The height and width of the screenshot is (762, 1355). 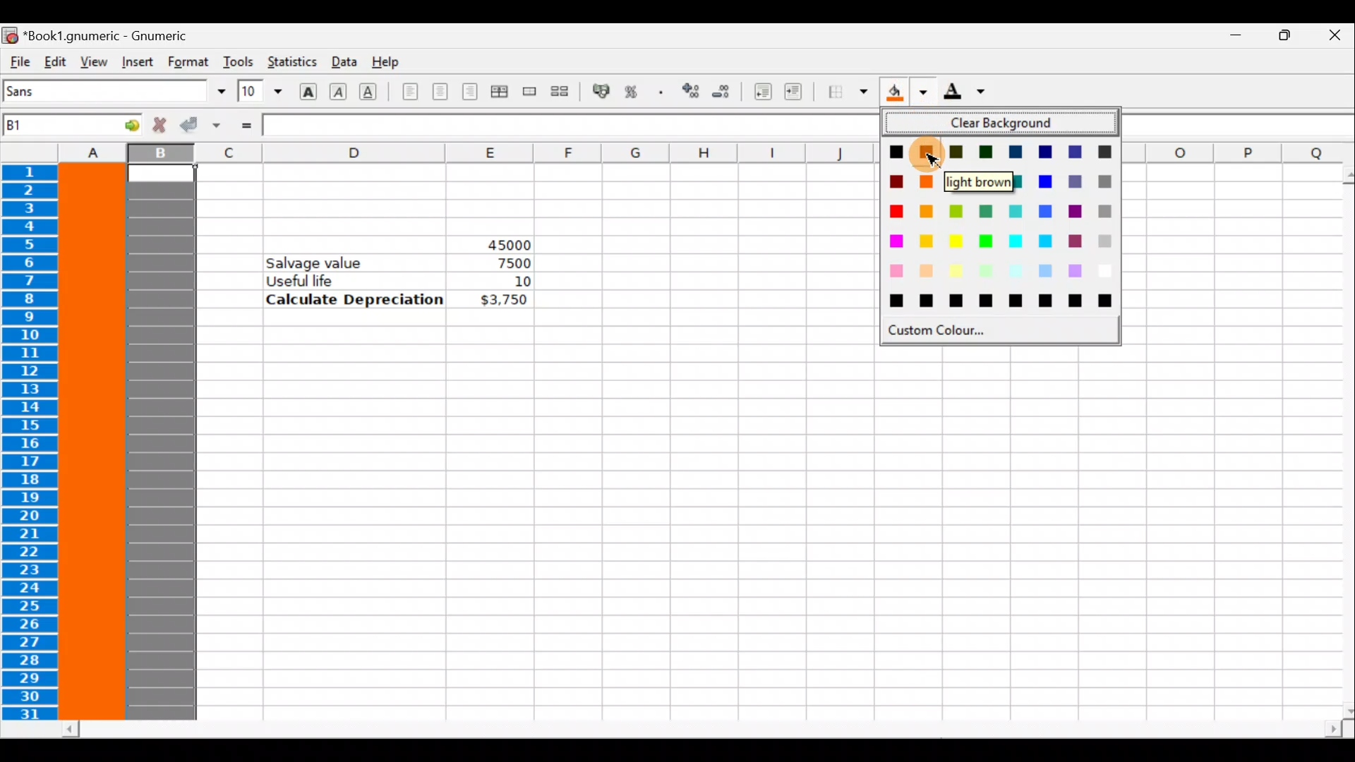 What do you see at coordinates (390, 63) in the screenshot?
I see `Help` at bounding box center [390, 63].